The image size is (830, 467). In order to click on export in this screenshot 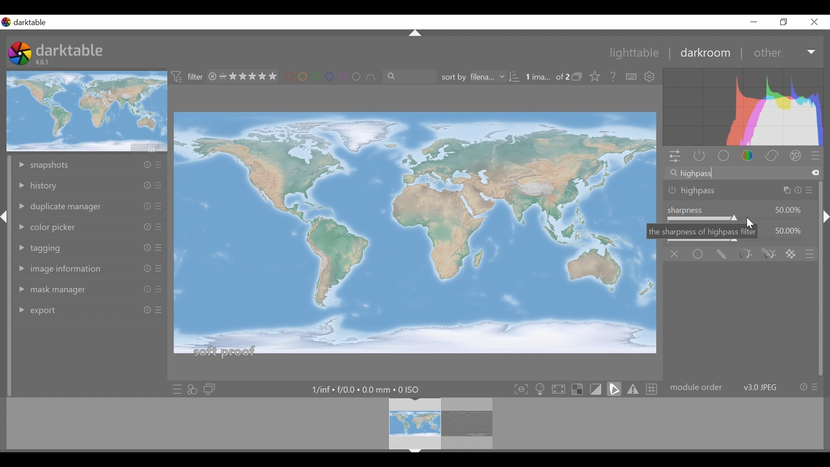, I will do `click(89, 309)`.